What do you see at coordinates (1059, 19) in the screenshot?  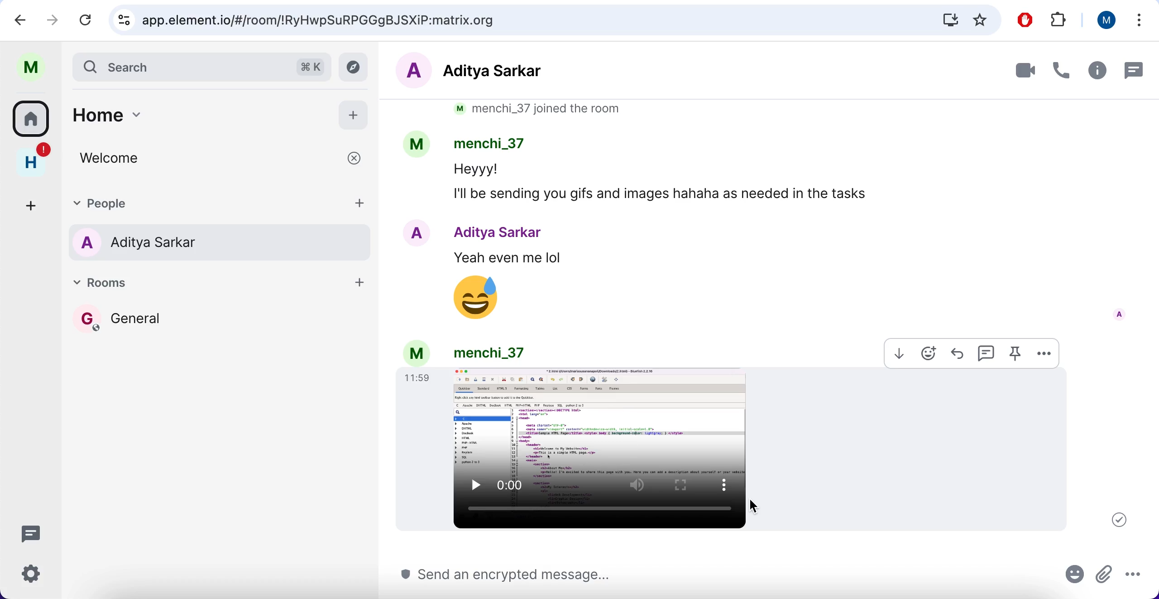 I see `extensions` at bounding box center [1059, 19].